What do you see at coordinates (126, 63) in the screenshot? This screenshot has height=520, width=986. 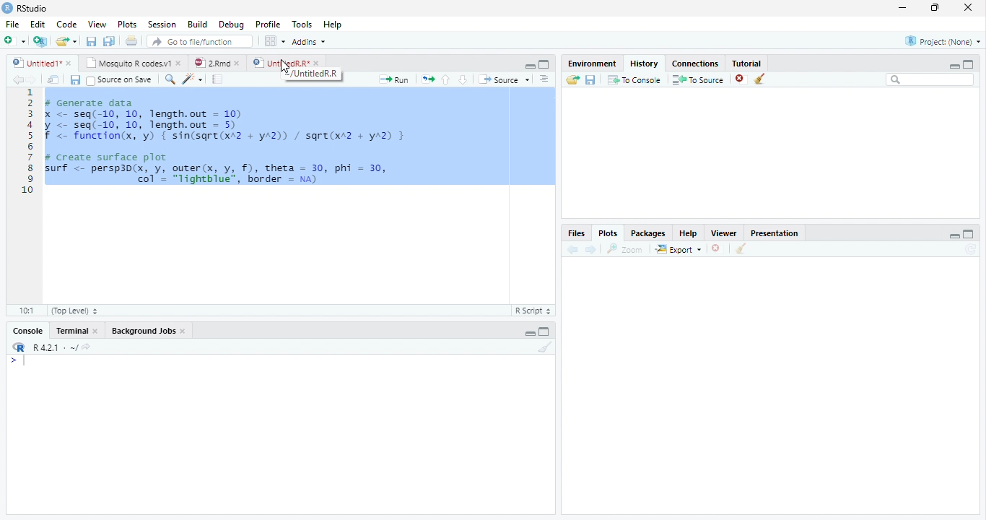 I see `Mosquito R codes.v1` at bounding box center [126, 63].